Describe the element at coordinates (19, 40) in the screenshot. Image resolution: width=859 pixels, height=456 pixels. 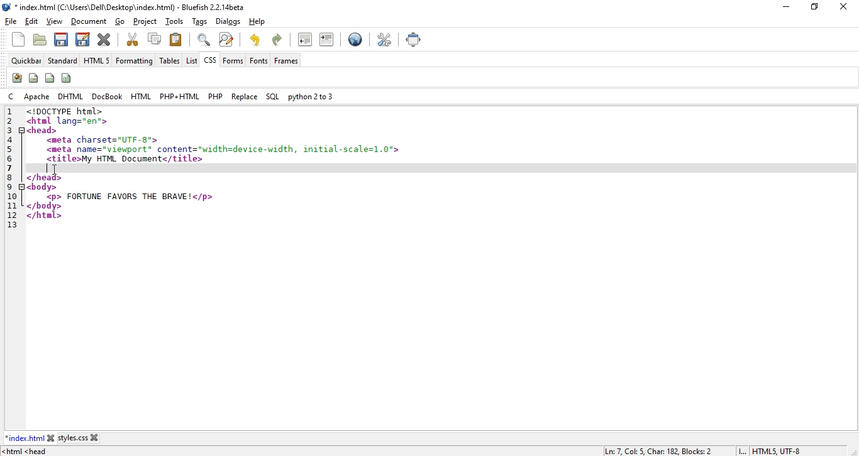
I see `new file` at that location.